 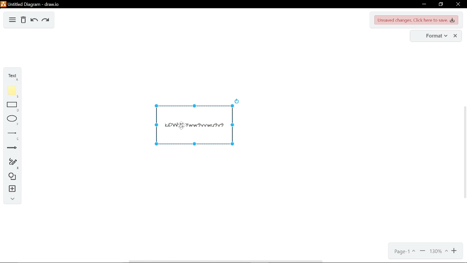 What do you see at coordinates (415, 20) in the screenshot?
I see `Unsaved changes. Click here to save changes` at bounding box center [415, 20].